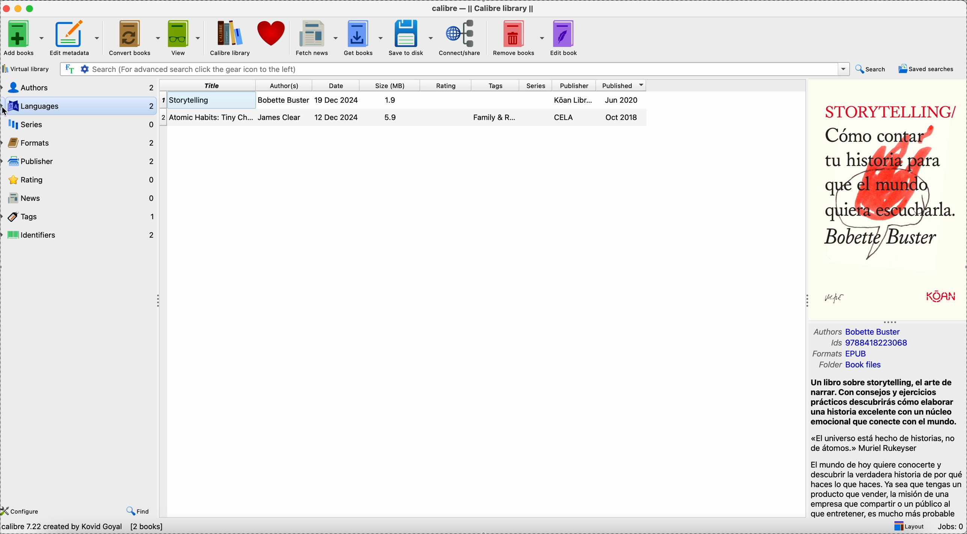  What do you see at coordinates (389, 85) in the screenshot?
I see `size` at bounding box center [389, 85].